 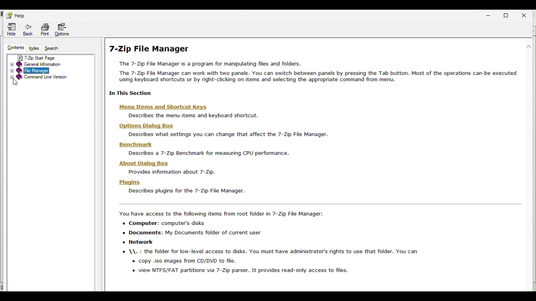 What do you see at coordinates (52, 48) in the screenshot?
I see `Search` at bounding box center [52, 48].